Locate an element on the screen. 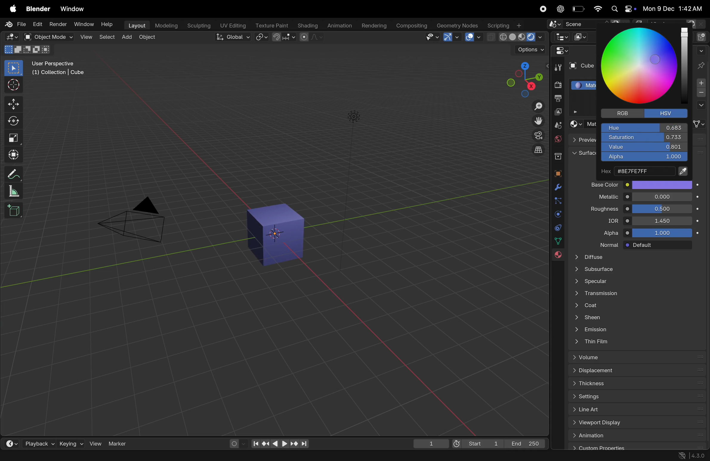 Image resolution: width=710 pixels, height=461 pixels. show overlays is located at coordinates (474, 37).